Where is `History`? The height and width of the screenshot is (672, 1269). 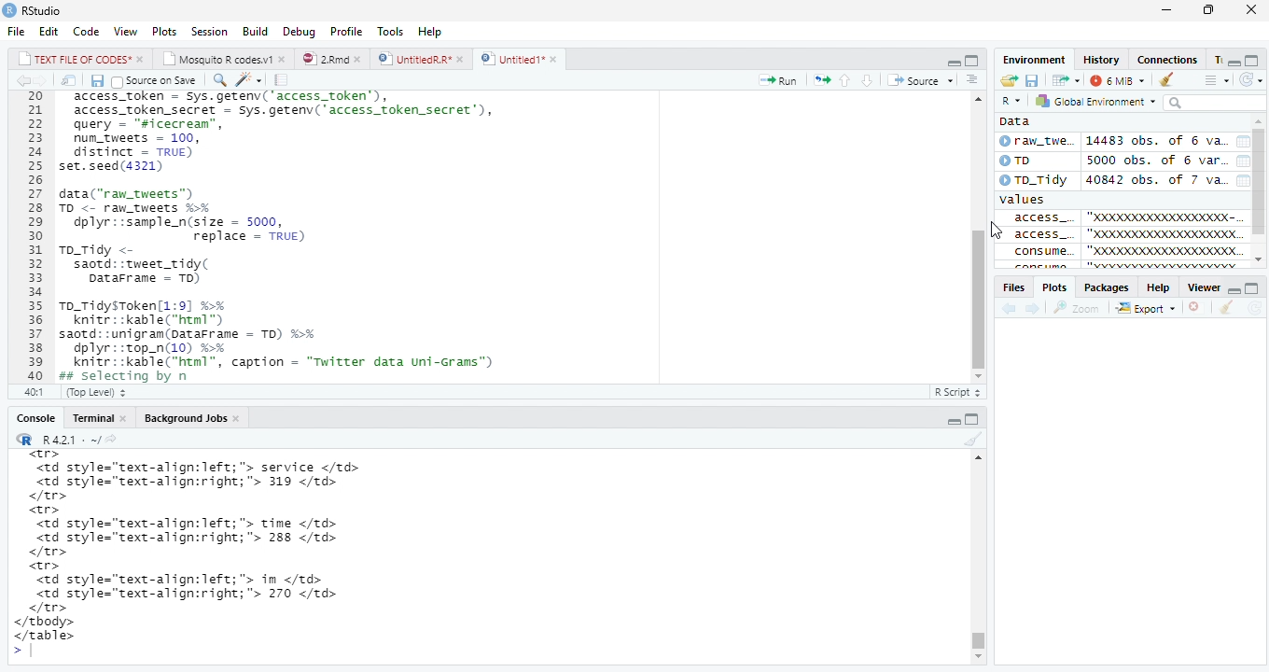
History is located at coordinates (1100, 58).